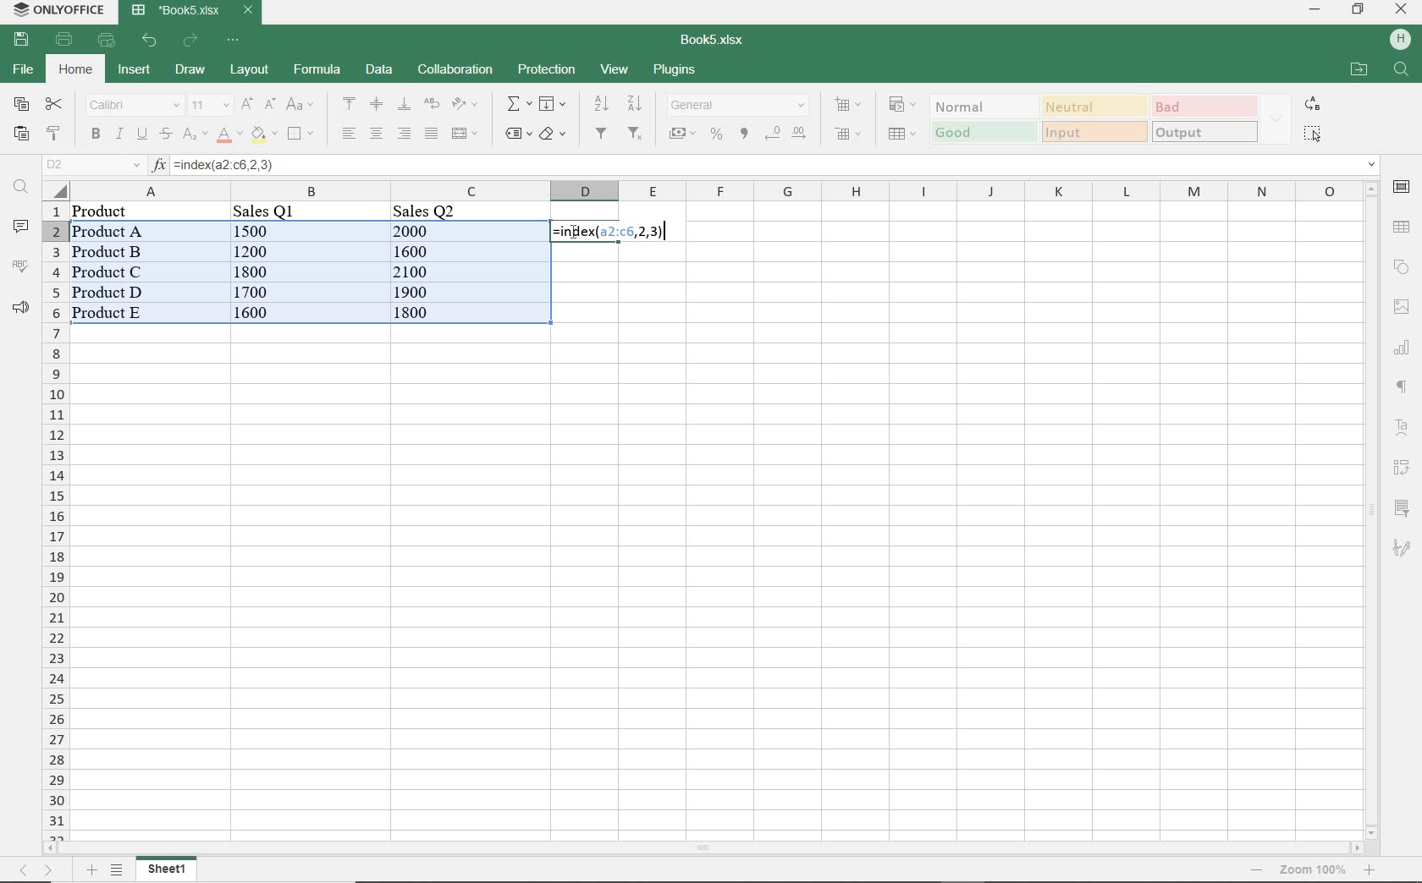  Describe the element at coordinates (1314, 106) in the screenshot. I see `replace` at that location.